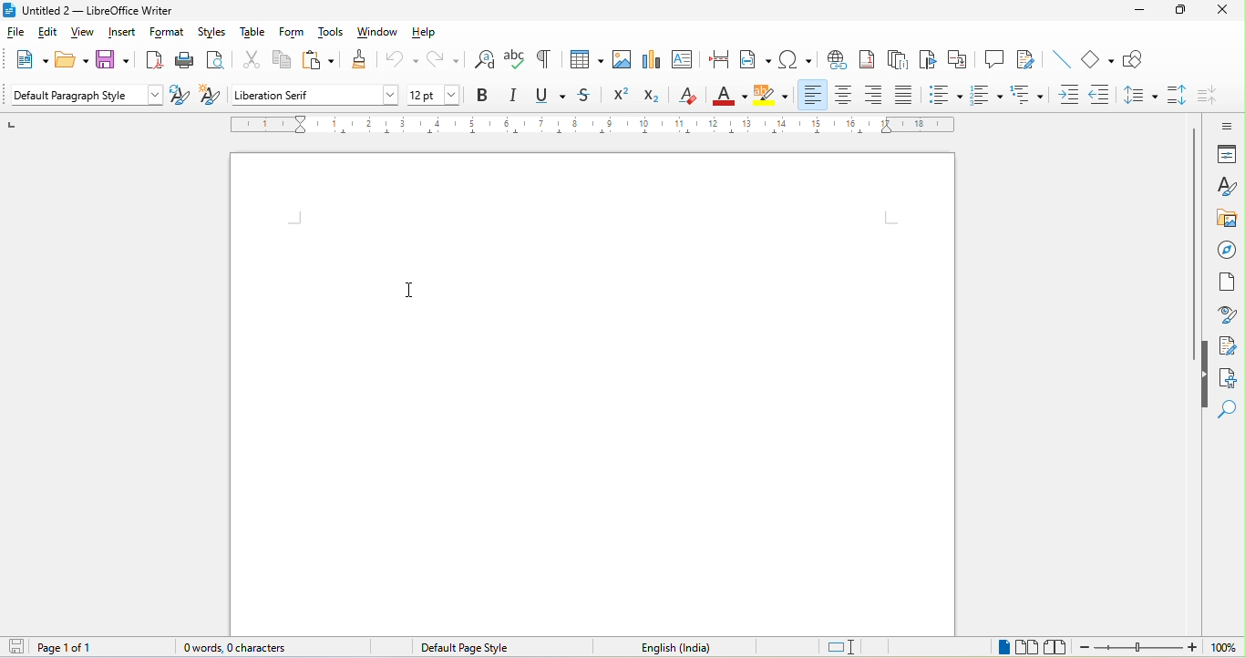  What do you see at coordinates (836, 62) in the screenshot?
I see `hyperlink` at bounding box center [836, 62].